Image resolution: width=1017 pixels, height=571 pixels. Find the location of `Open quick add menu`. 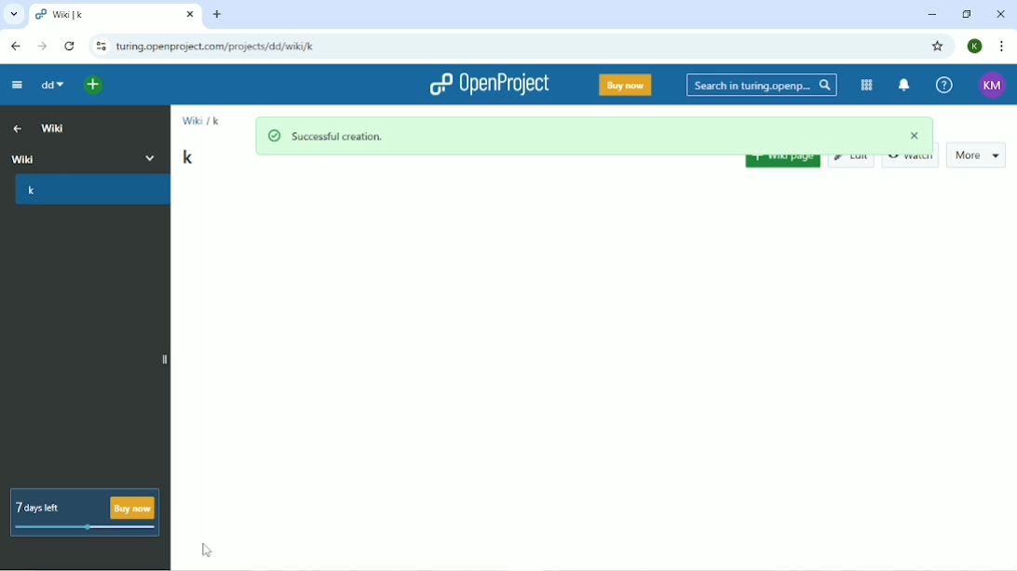

Open quick add menu is located at coordinates (94, 86).